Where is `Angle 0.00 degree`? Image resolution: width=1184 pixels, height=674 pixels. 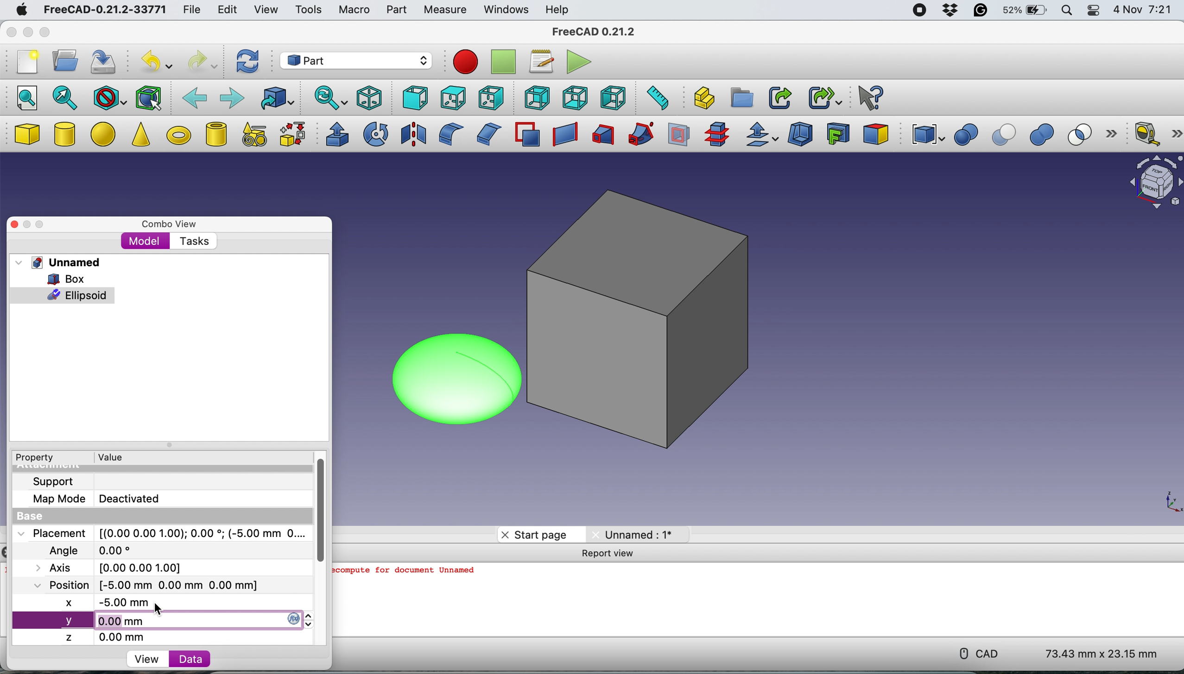 Angle 0.00 degree is located at coordinates (88, 549).